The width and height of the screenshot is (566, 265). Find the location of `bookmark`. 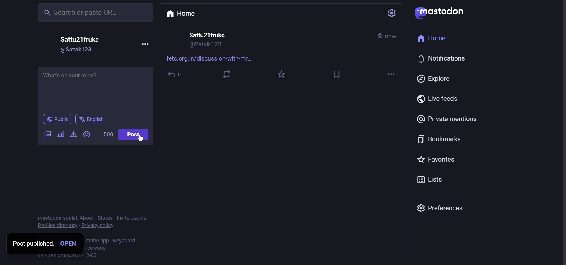

bookmark is located at coordinates (340, 72).